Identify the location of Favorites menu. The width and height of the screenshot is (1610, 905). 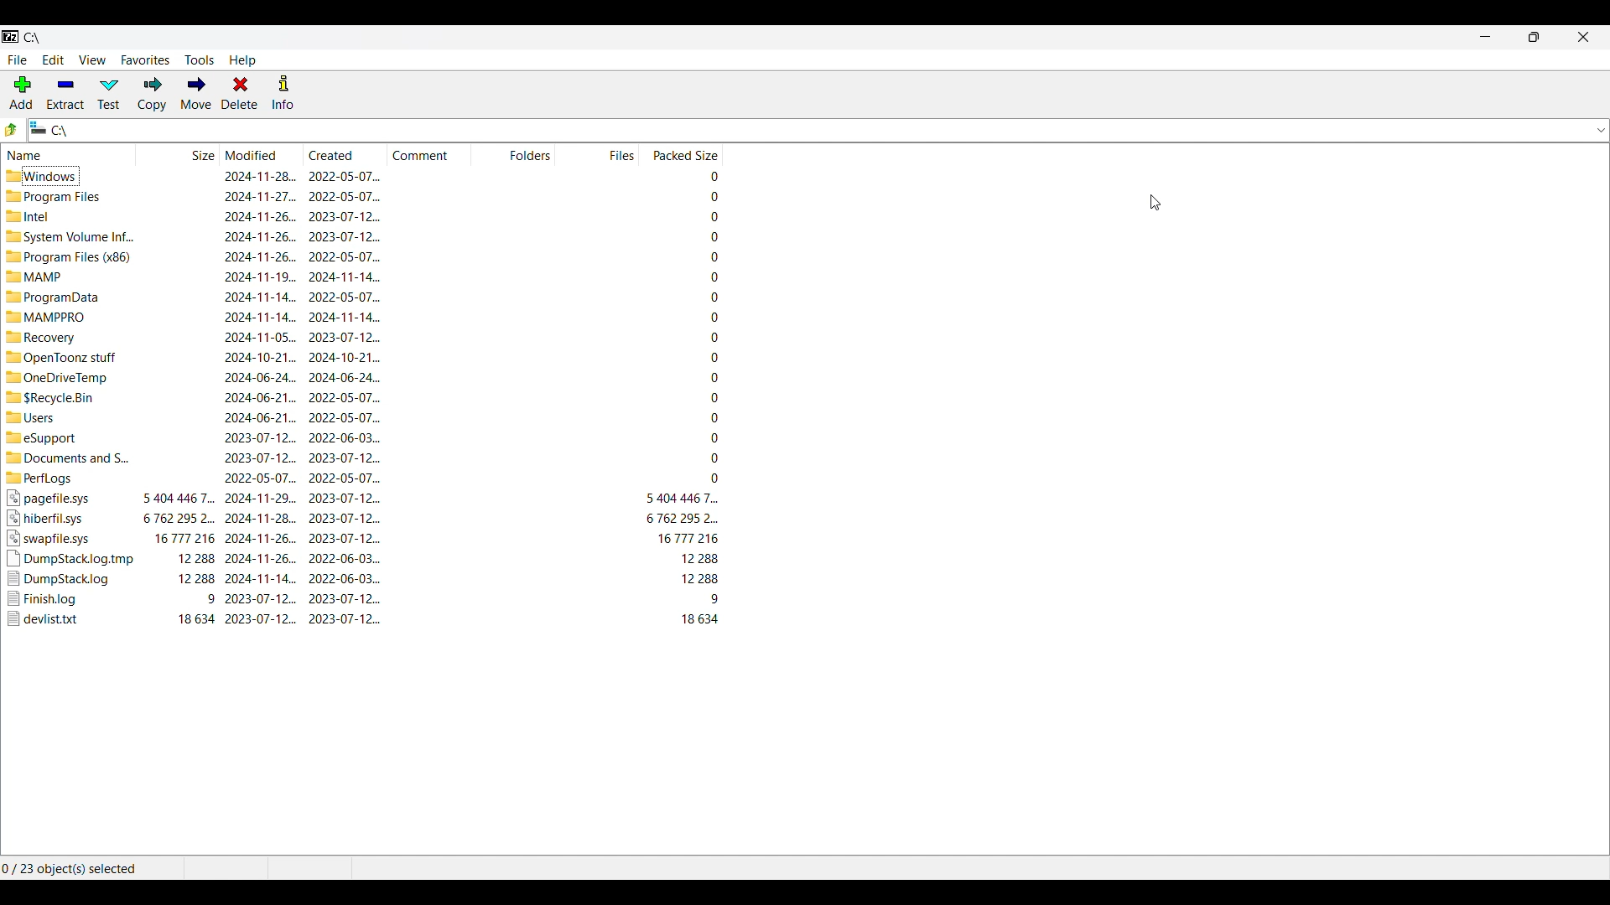
(145, 59).